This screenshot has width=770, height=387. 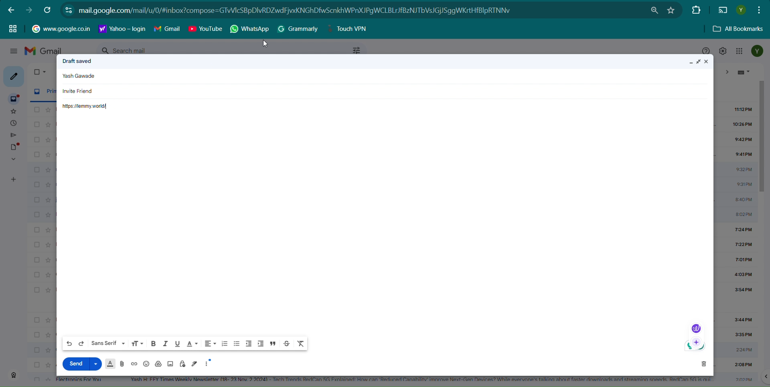 What do you see at coordinates (739, 29) in the screenshot?
I see `All Bookmarks` at bounding box center [739, 29].